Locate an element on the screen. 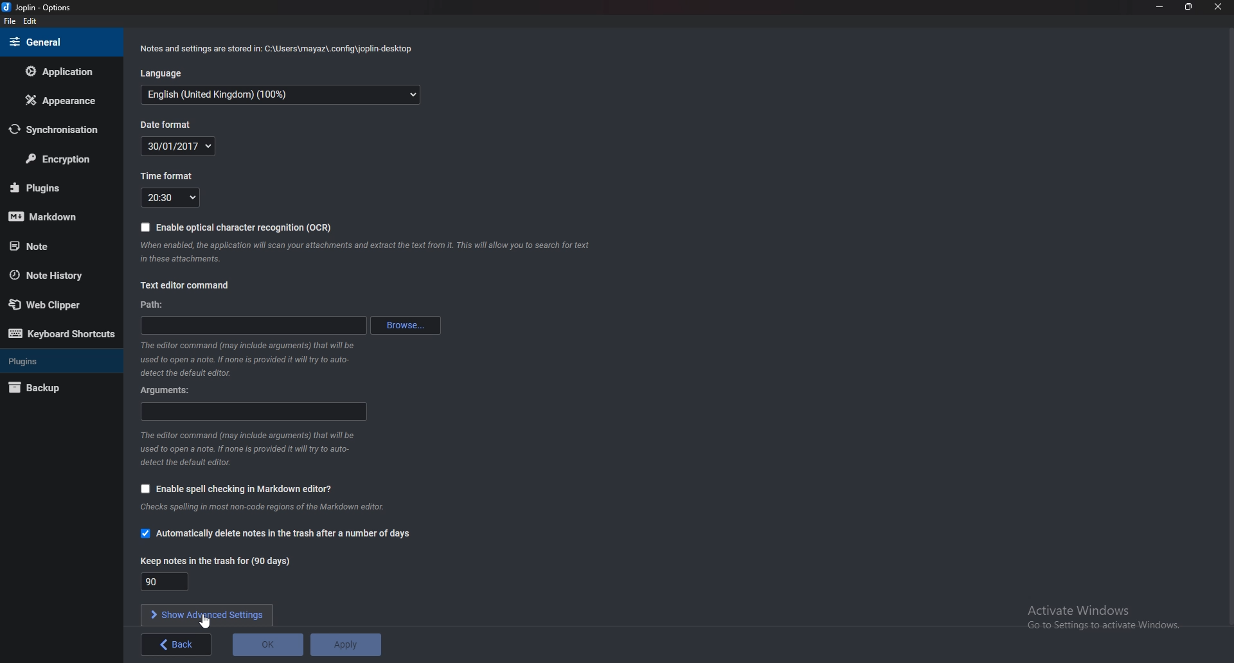 Image resolution: width=1234 pixels, height=663 pixels. Web clipper is located at coordinates (57, 305).